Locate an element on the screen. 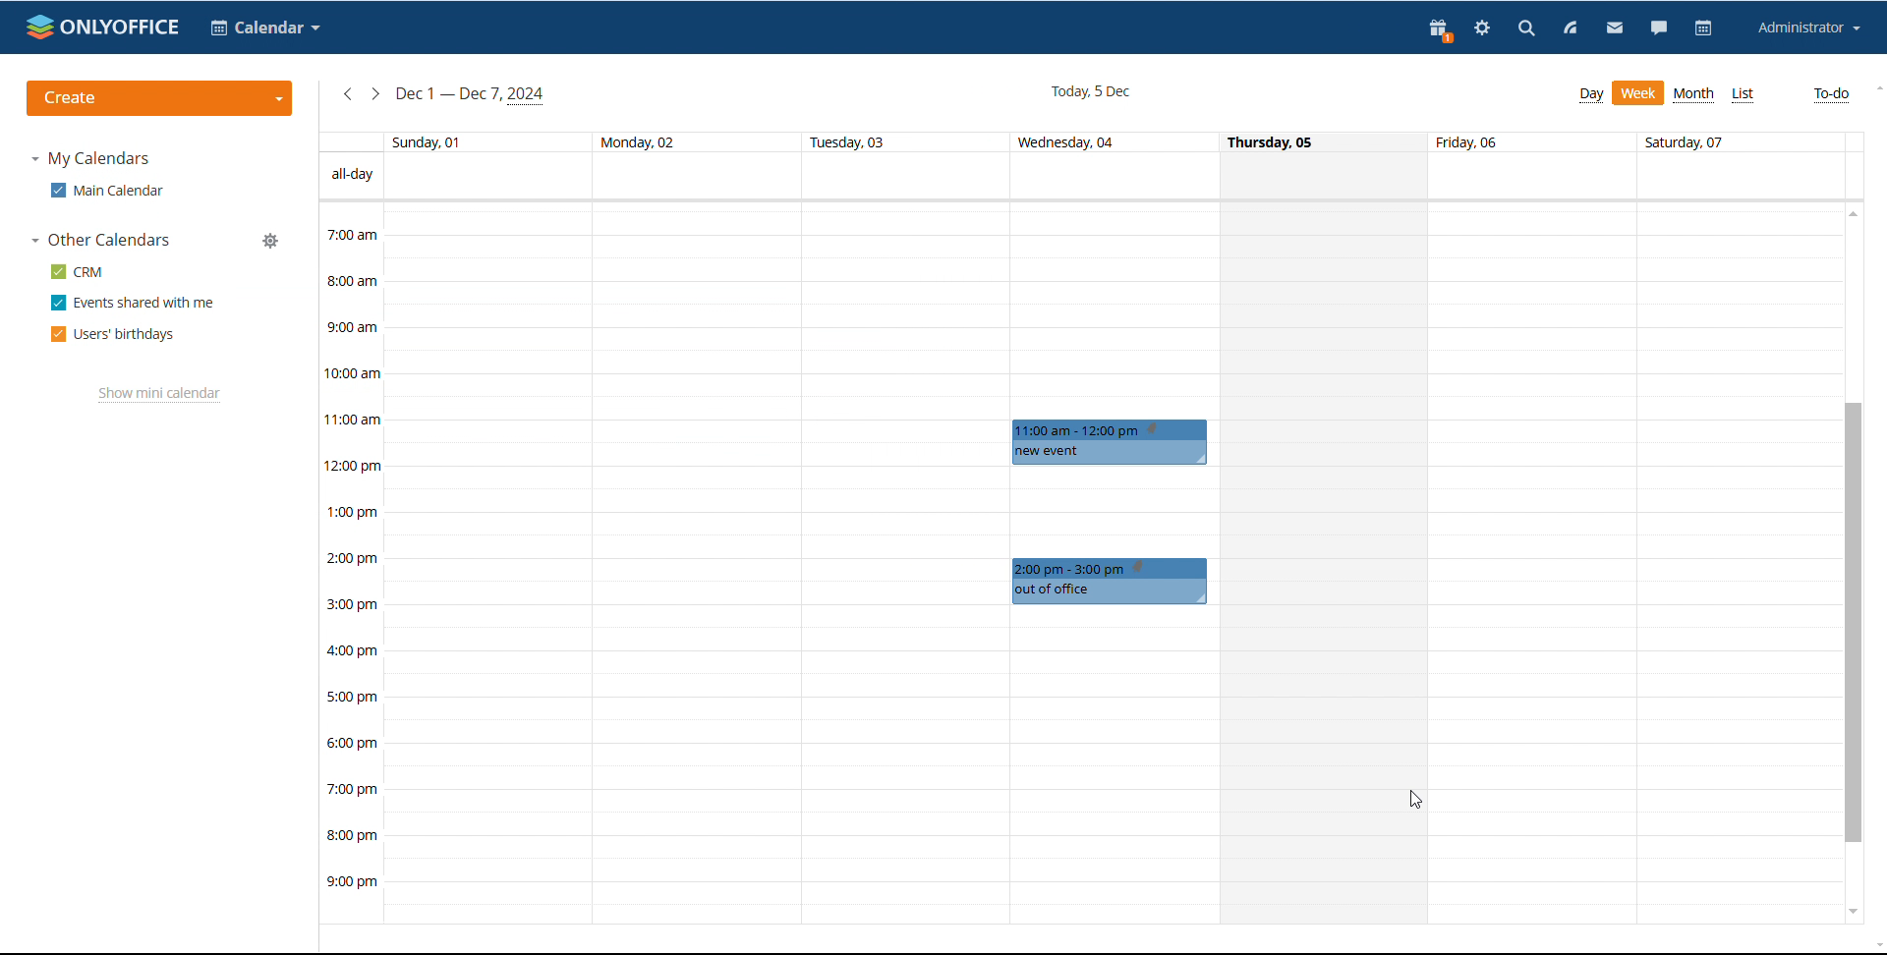 This screenshot has height=955, width=1887. 30 min span is located at coordinates (802, 385).